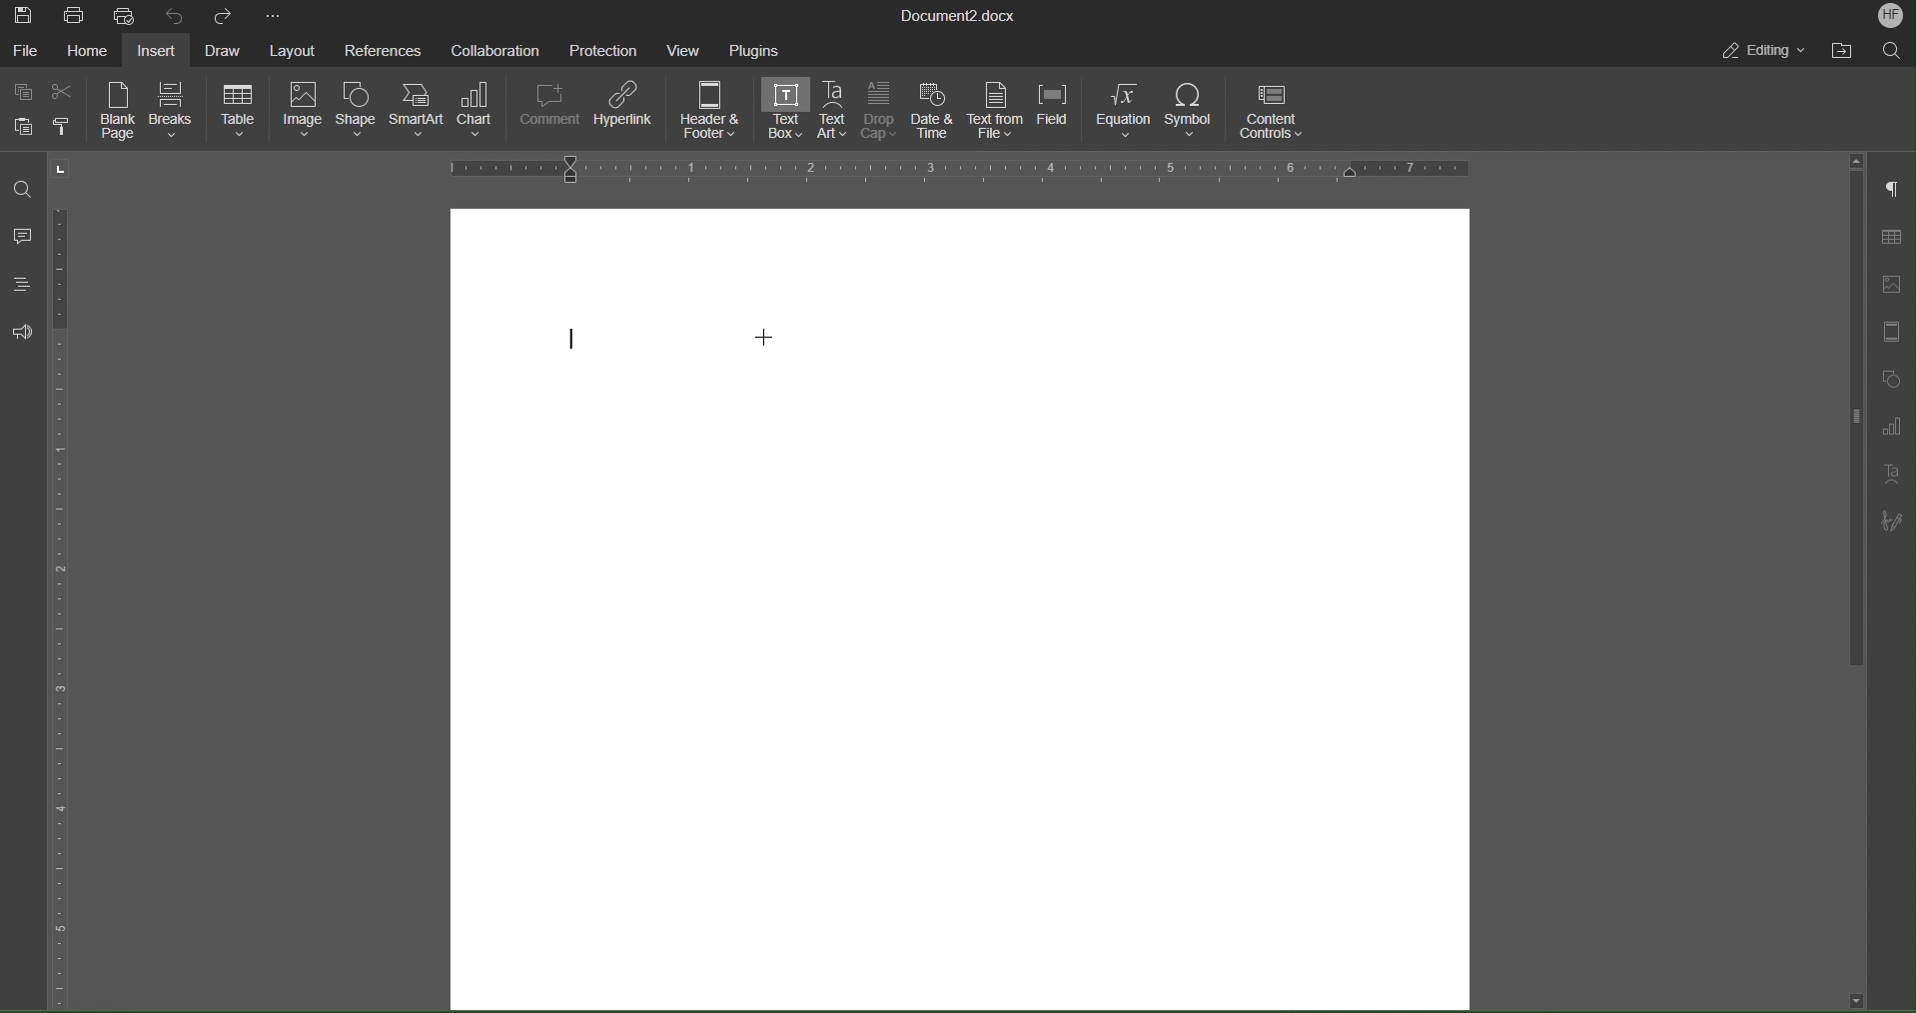  Describe the element at coordinates (1890, 427) in the screenshot. I see `Graph` at that location.